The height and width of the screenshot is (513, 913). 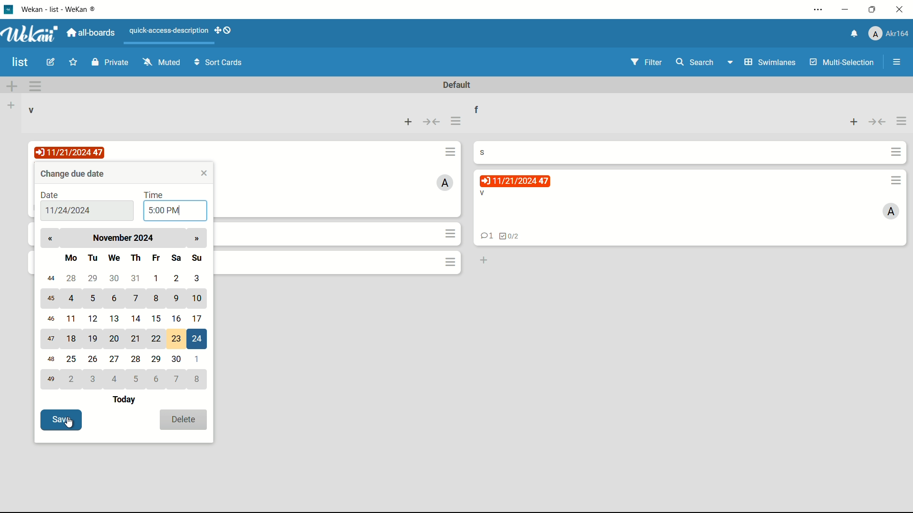 What do you see at coordinates (841, 62) in the screenshot?
I see `multi-selection` at bounding box center [841, 62].